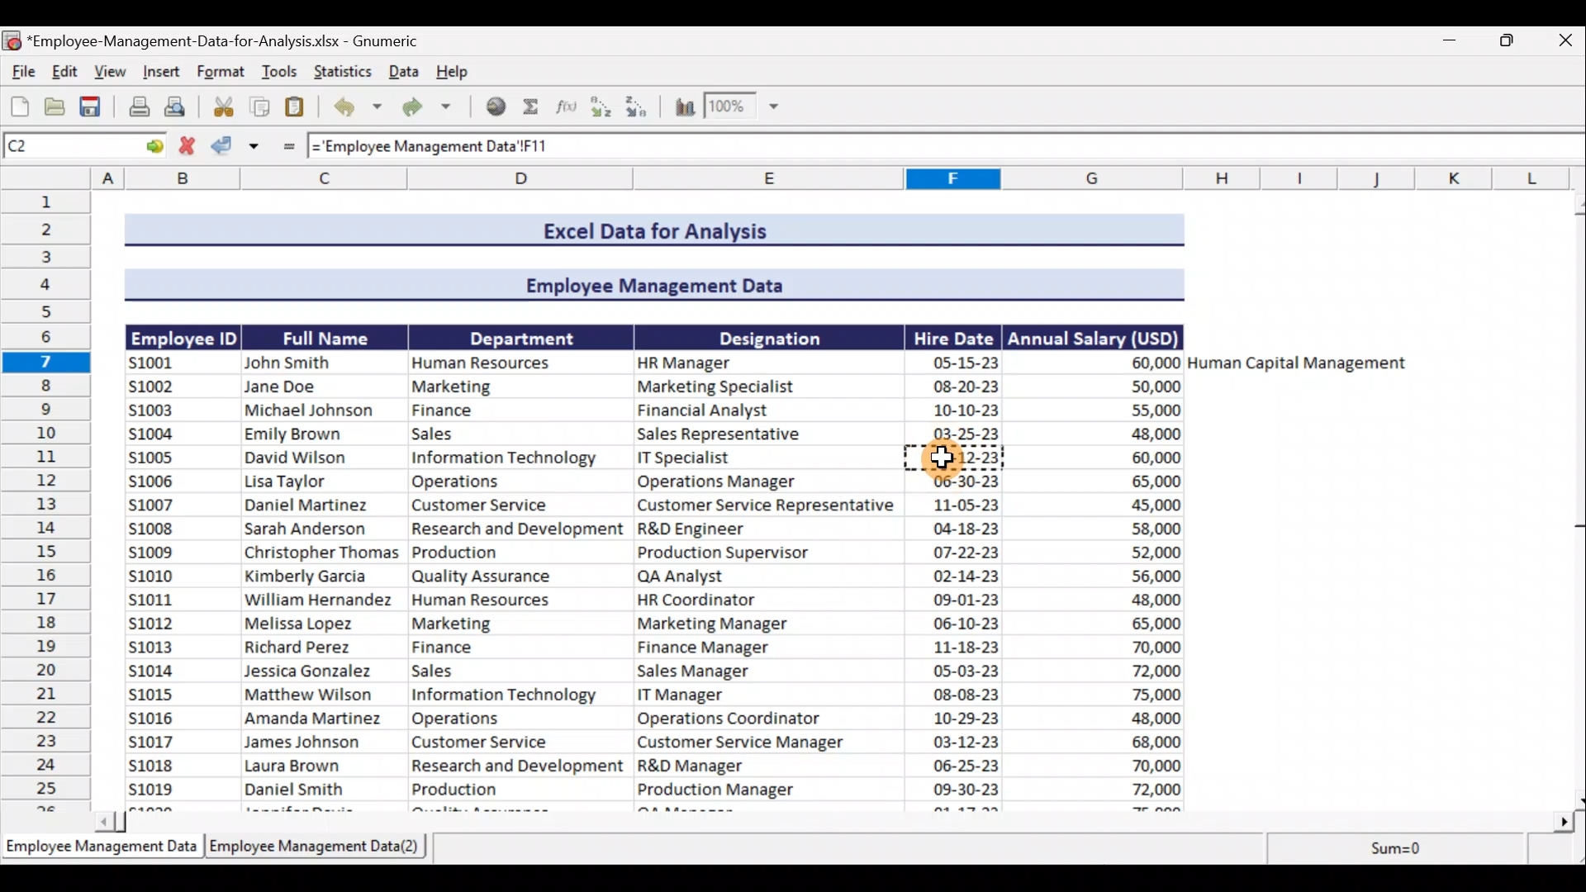 The image size is (1586, 892). I want to click on Edit a function in the current cell, so click(572, 108).